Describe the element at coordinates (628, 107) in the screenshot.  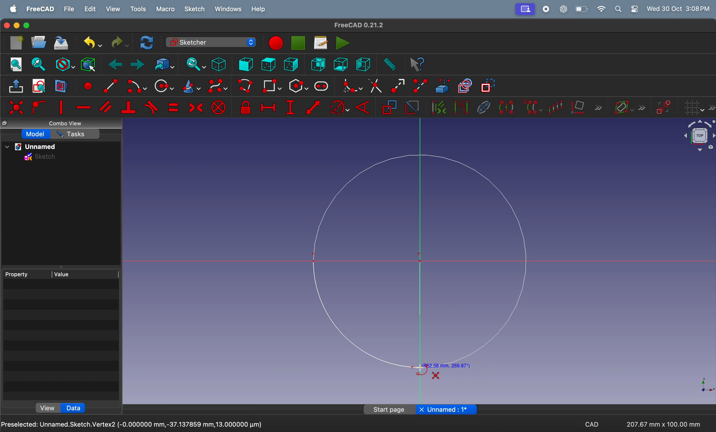
I see `show information layer` at that location.